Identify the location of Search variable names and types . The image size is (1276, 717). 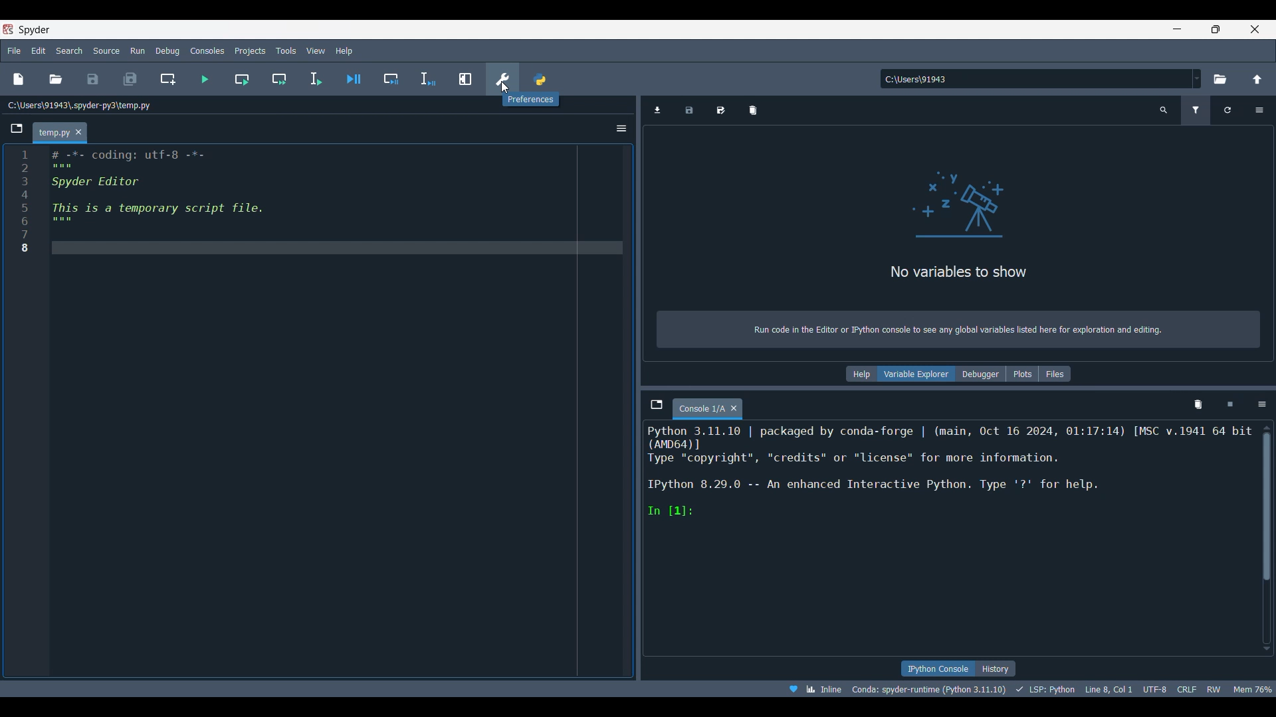
(1164, 110).